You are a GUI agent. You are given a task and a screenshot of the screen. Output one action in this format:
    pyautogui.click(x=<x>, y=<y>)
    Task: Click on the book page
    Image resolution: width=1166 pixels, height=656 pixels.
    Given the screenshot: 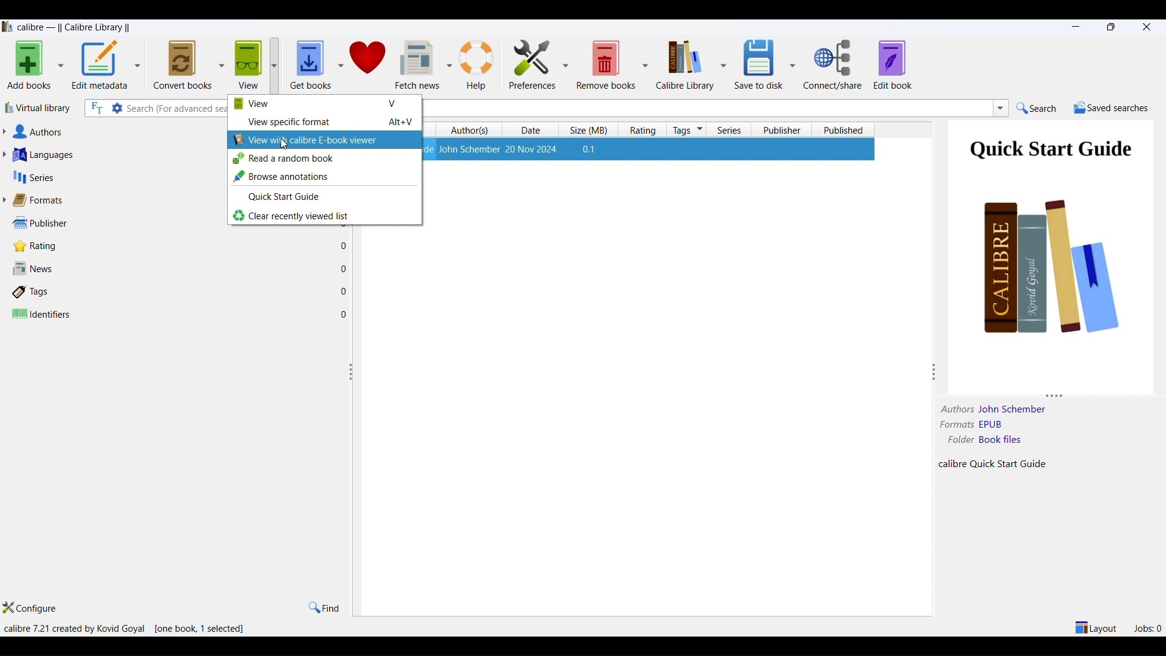 What is the action you would take?
    pyautogui.click(x=1052, y=237)
    